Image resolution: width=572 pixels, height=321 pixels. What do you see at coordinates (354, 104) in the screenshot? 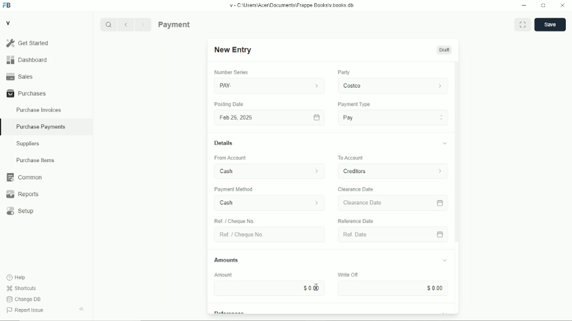
I see `Payment Type` at bounding box center [354, 104].